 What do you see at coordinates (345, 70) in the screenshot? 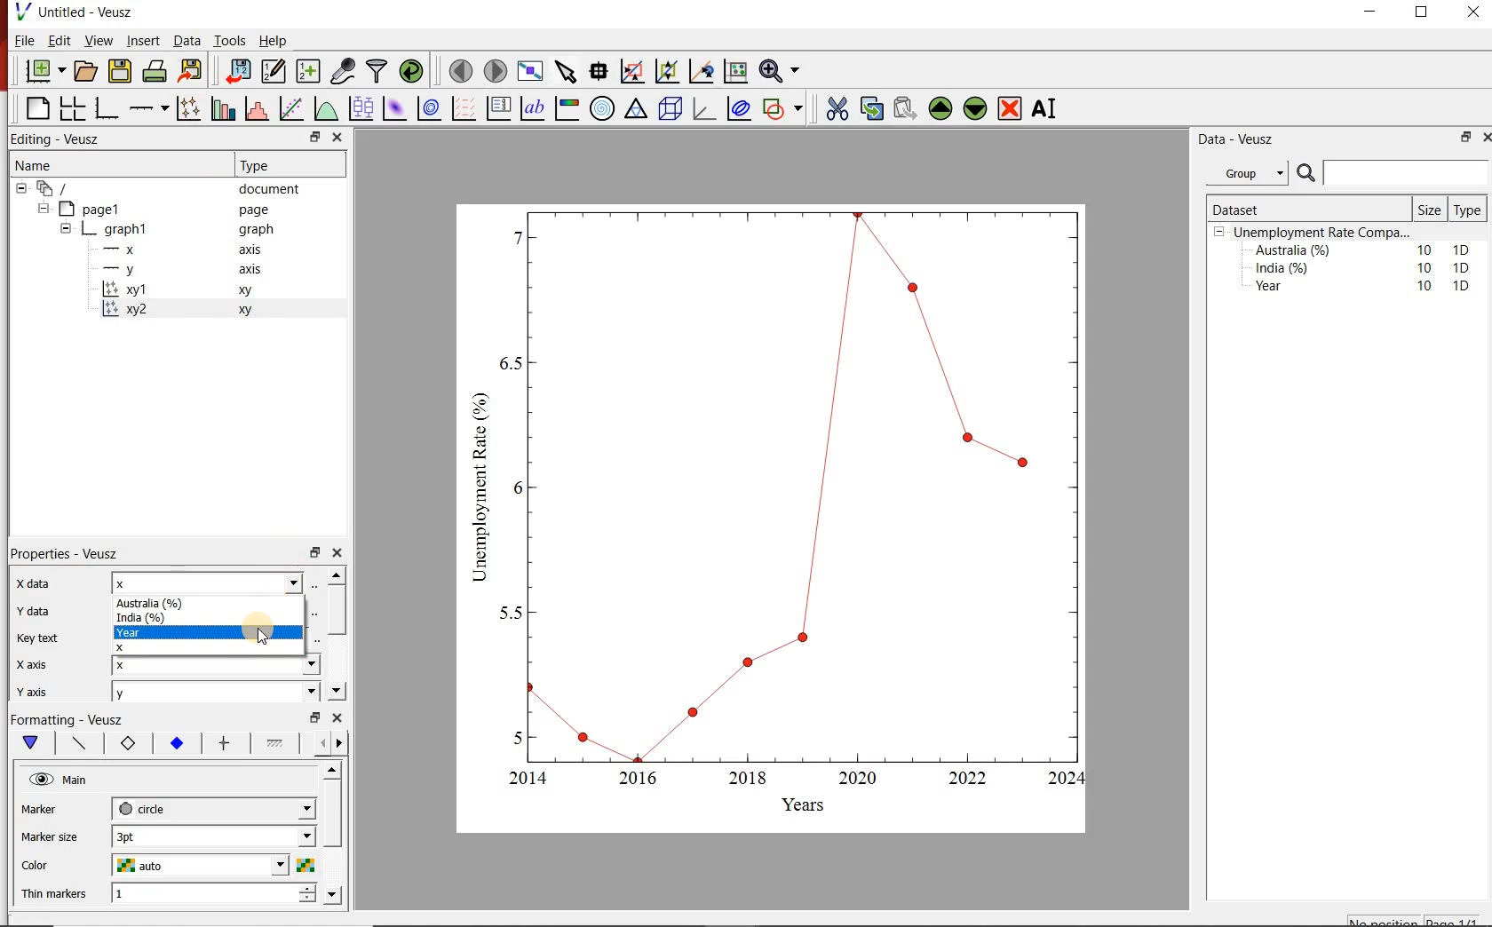
I see `caputure remote data` at bounding box center [345, 70].